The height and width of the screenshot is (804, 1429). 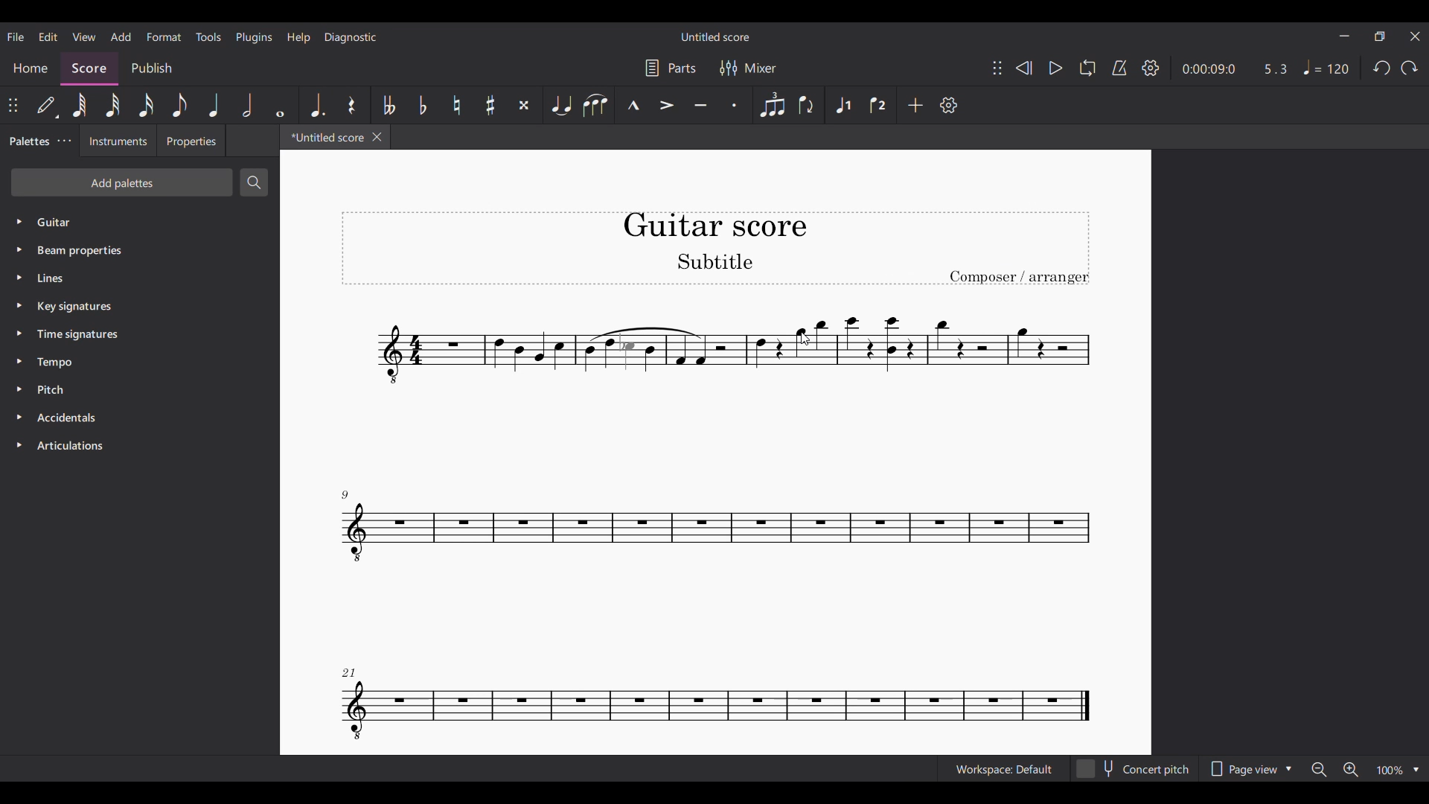 I want to click on Edit menu, so click(x=48, y=37).